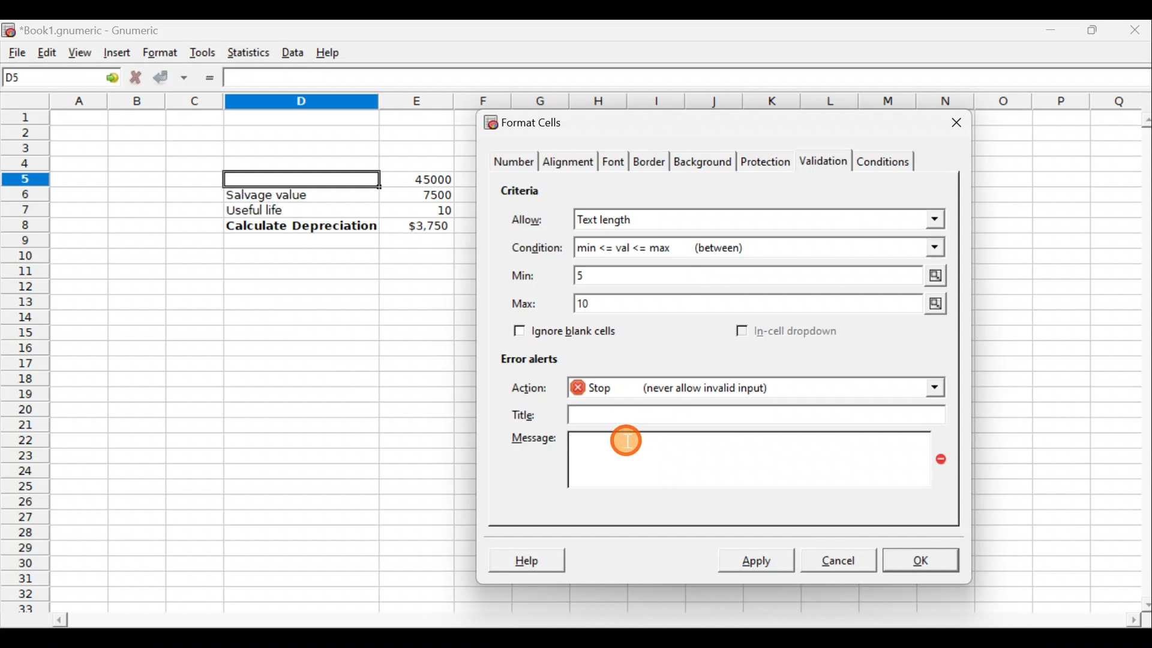 The image size is (1152, 648). I want to click on Columns, so click(602, 101).